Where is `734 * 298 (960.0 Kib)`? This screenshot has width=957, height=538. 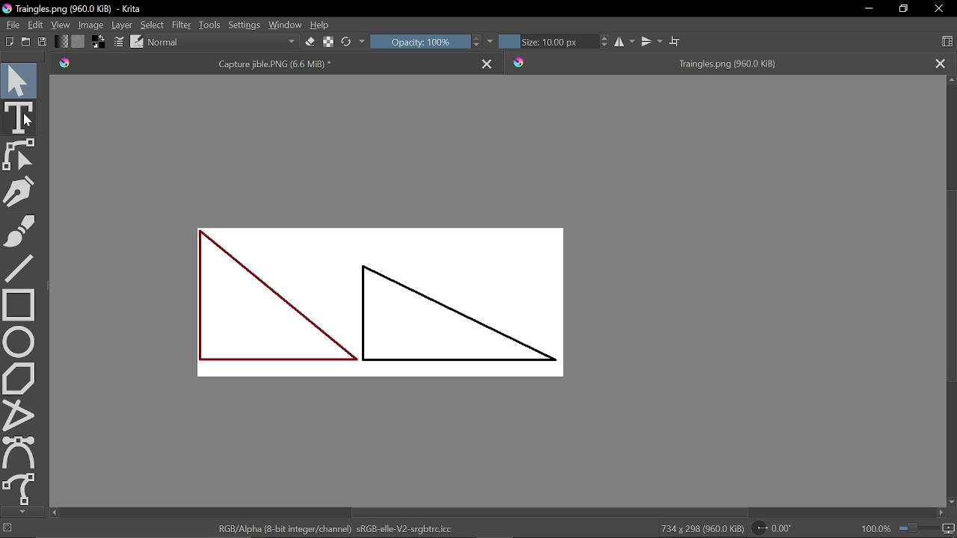 734 * 298 (960.0 Kib) is located at coordinates (702, 530).